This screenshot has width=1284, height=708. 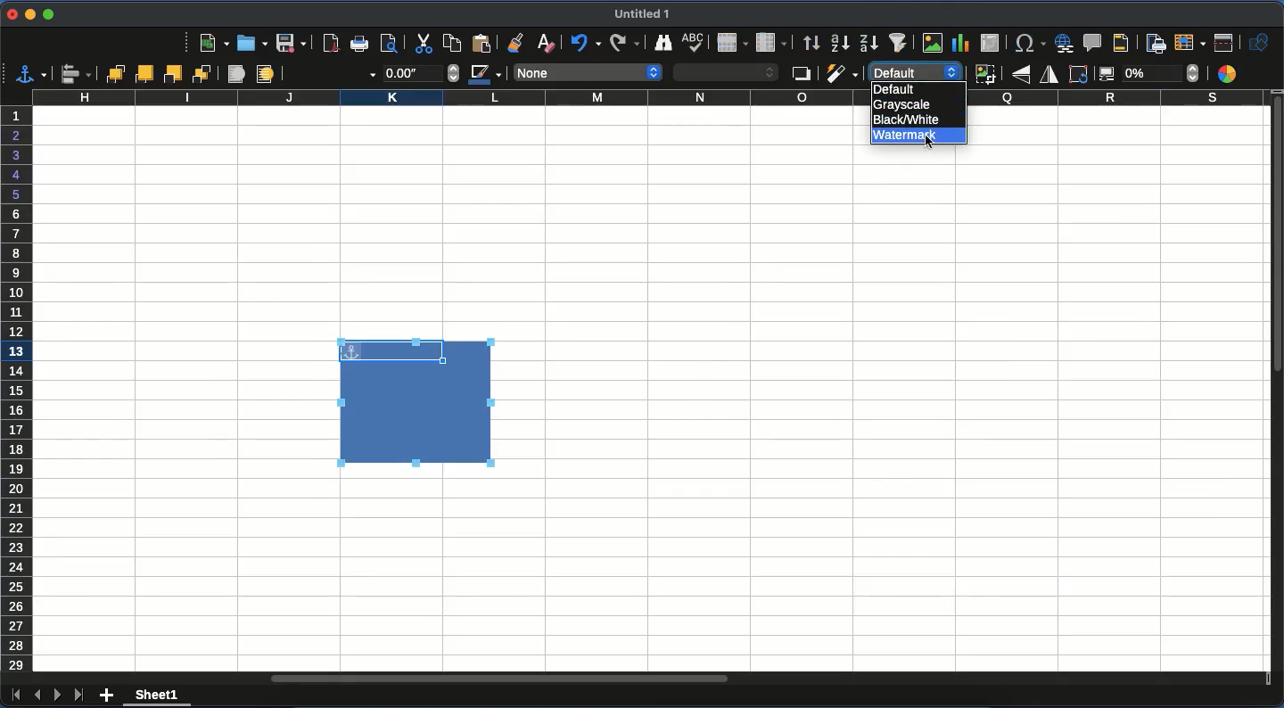 What do you see at coordinates (421, 72) in the screenshot?
I see `thickness` at bounding box center [421, 72].